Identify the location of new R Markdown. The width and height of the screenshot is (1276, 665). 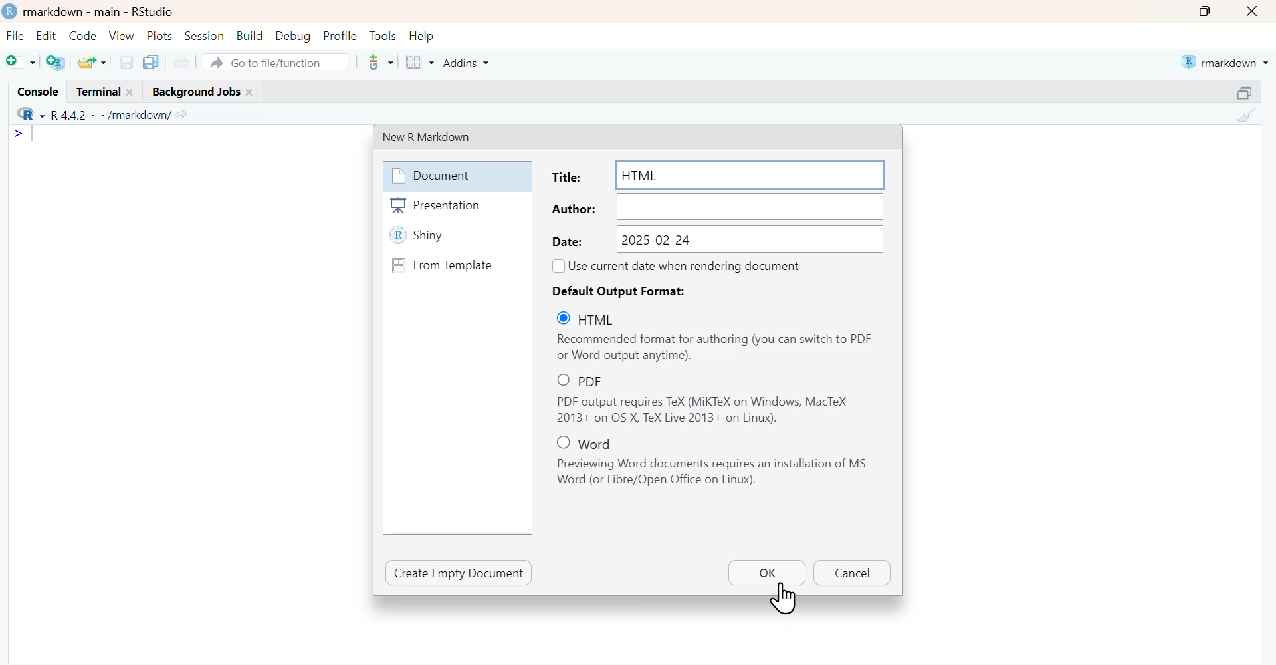
(436, 136).